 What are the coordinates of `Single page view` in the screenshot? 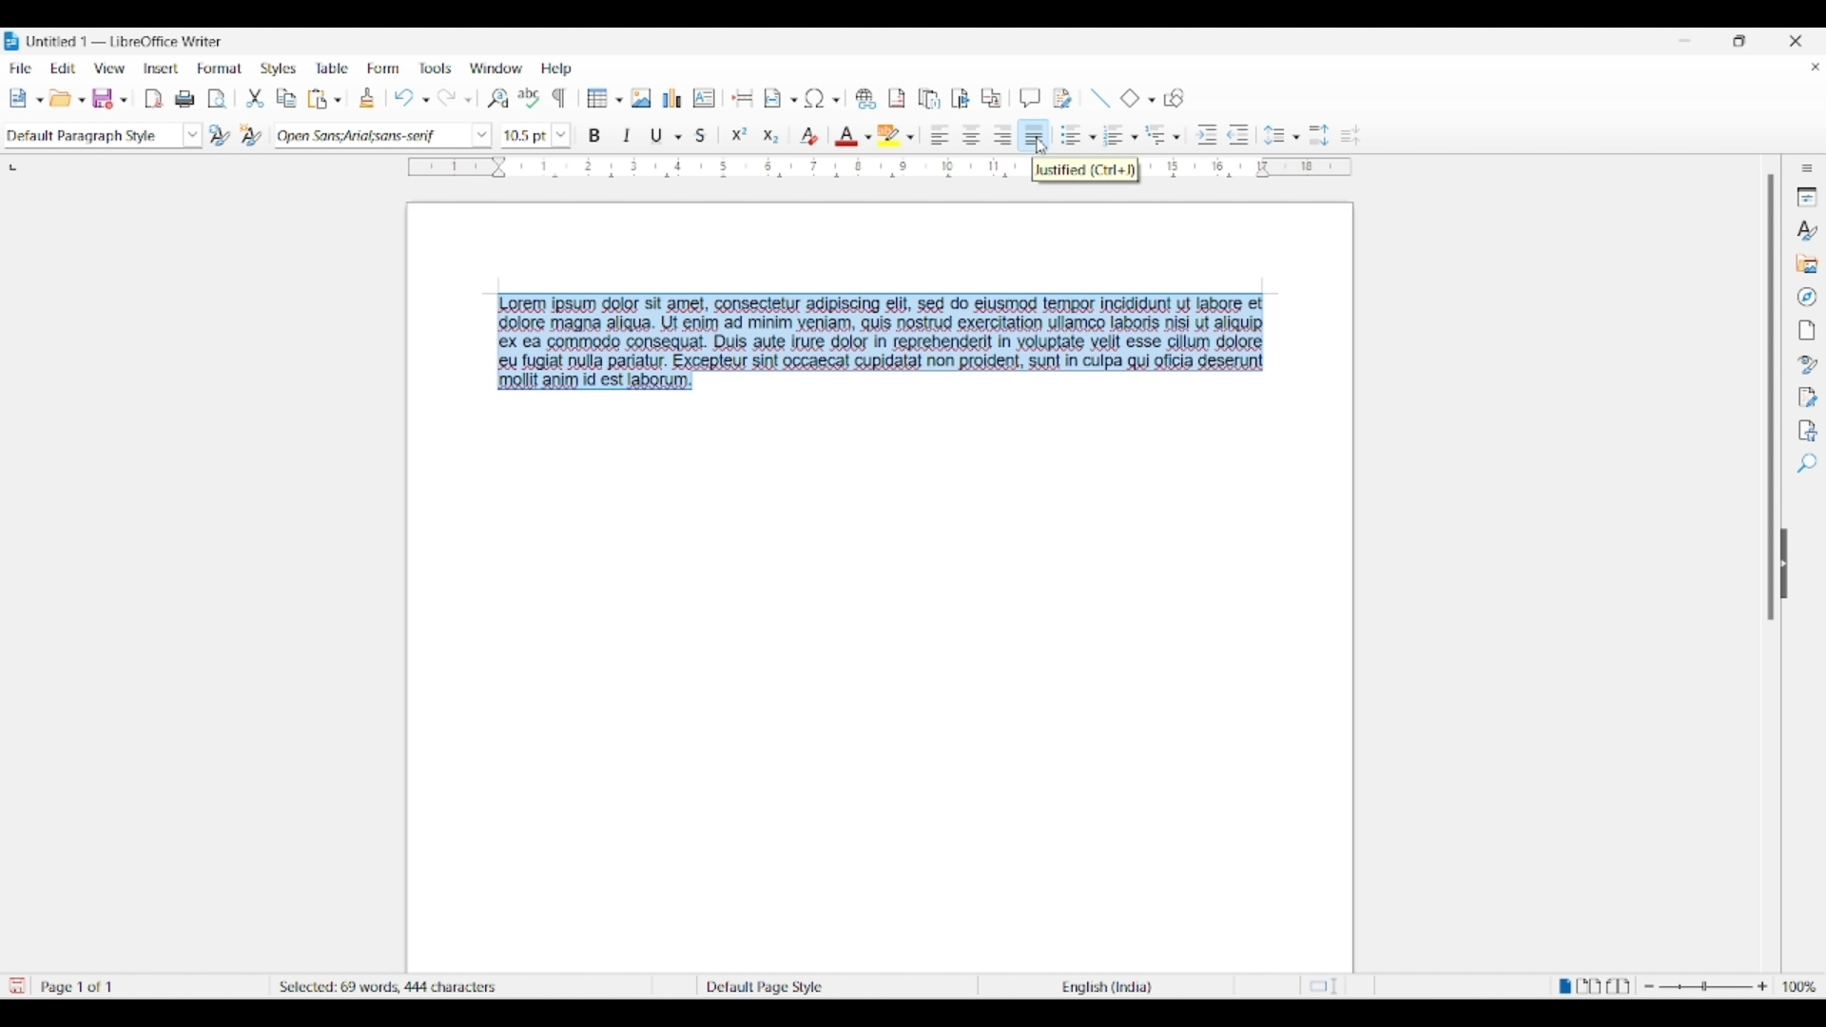 It's located at (1563, 986).